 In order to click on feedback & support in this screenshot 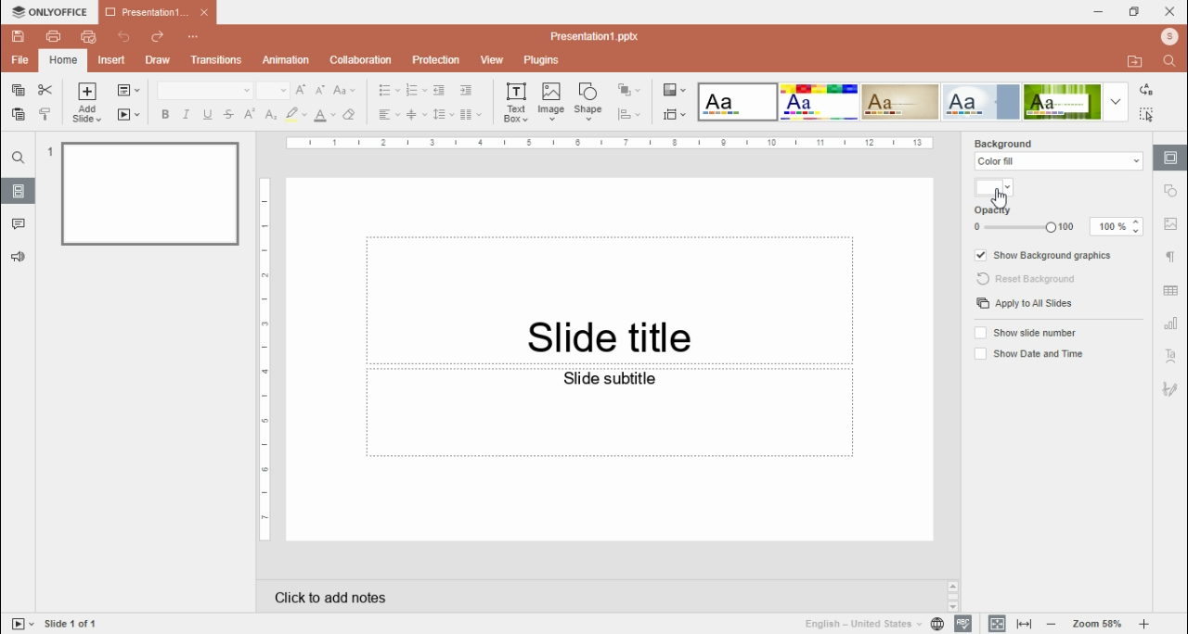, I will do `click(16, 257)`.